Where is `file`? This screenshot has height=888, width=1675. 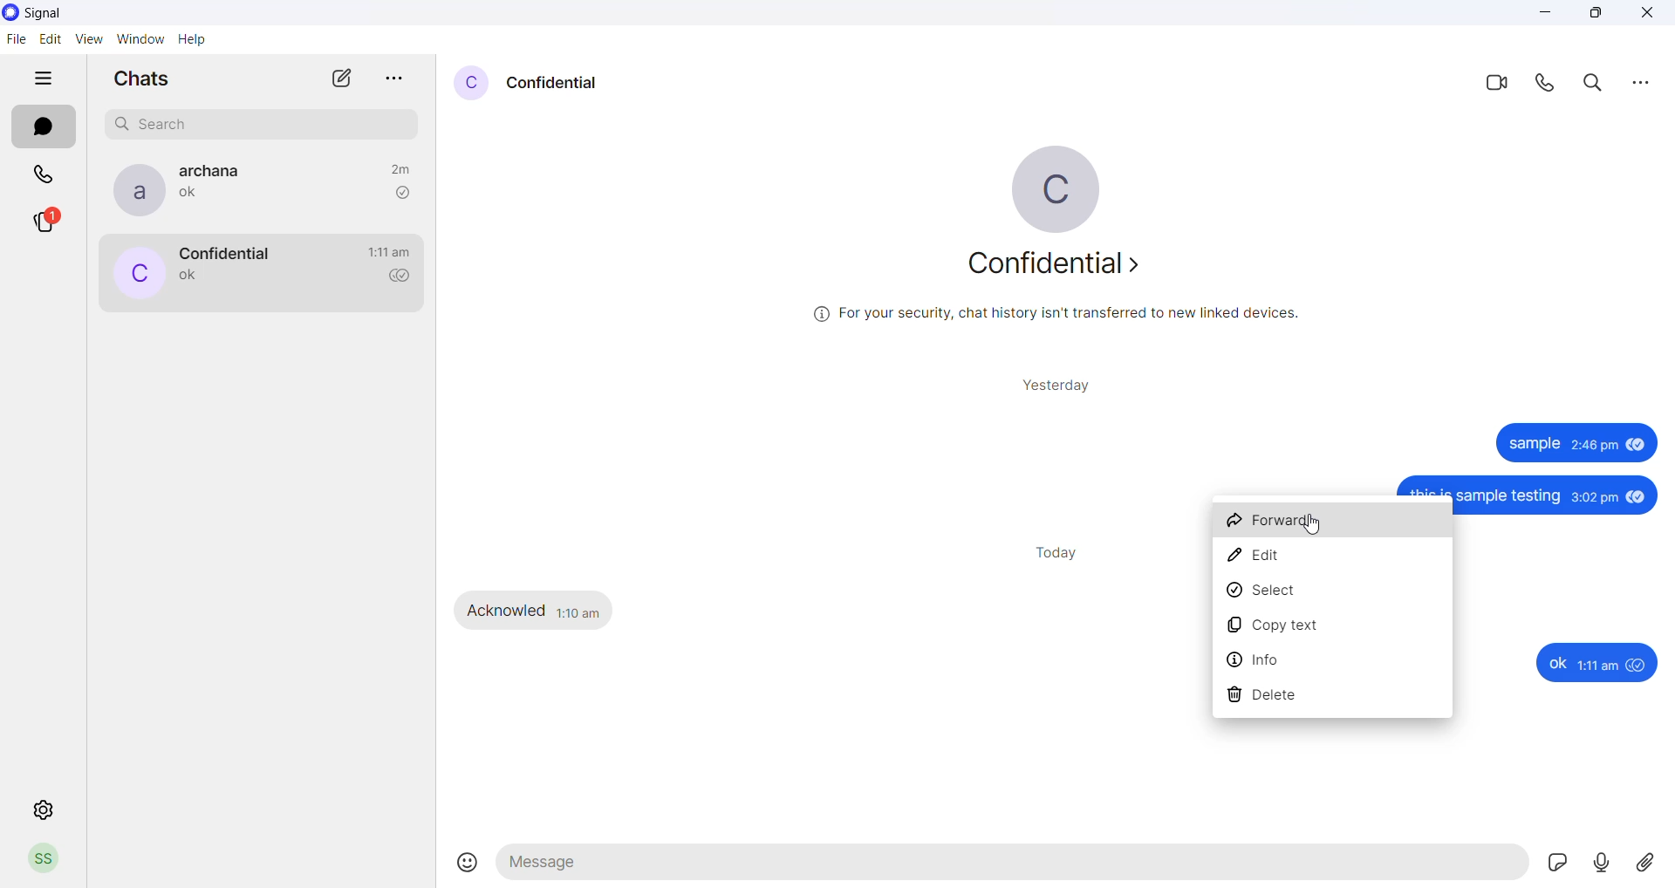 file is located at coordinates (15, 41).